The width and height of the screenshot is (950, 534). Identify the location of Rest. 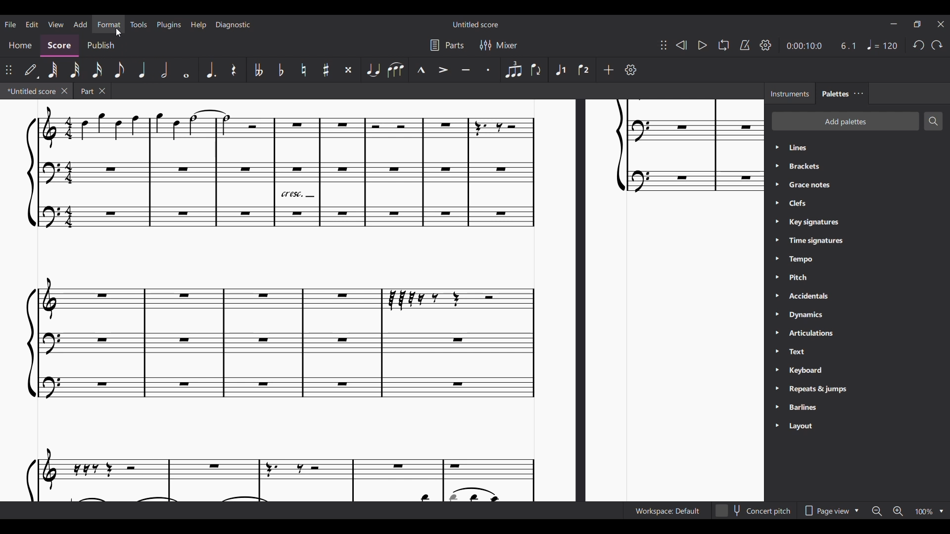
(234, 70).